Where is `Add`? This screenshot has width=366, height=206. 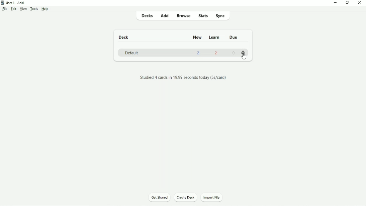
Add is located at coordinates (164, 15).